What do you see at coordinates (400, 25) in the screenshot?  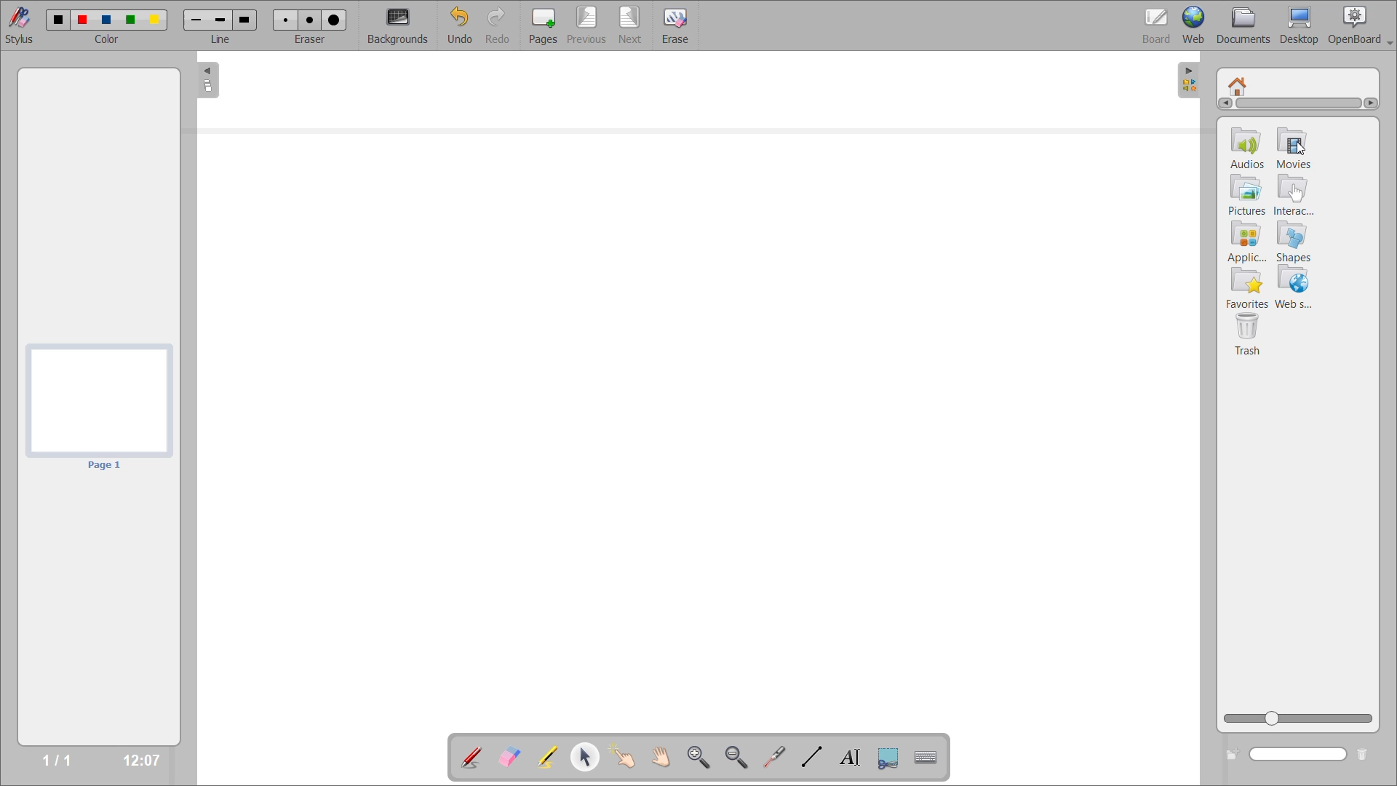 I see `backgrounds` at bounding box center [400, 25].